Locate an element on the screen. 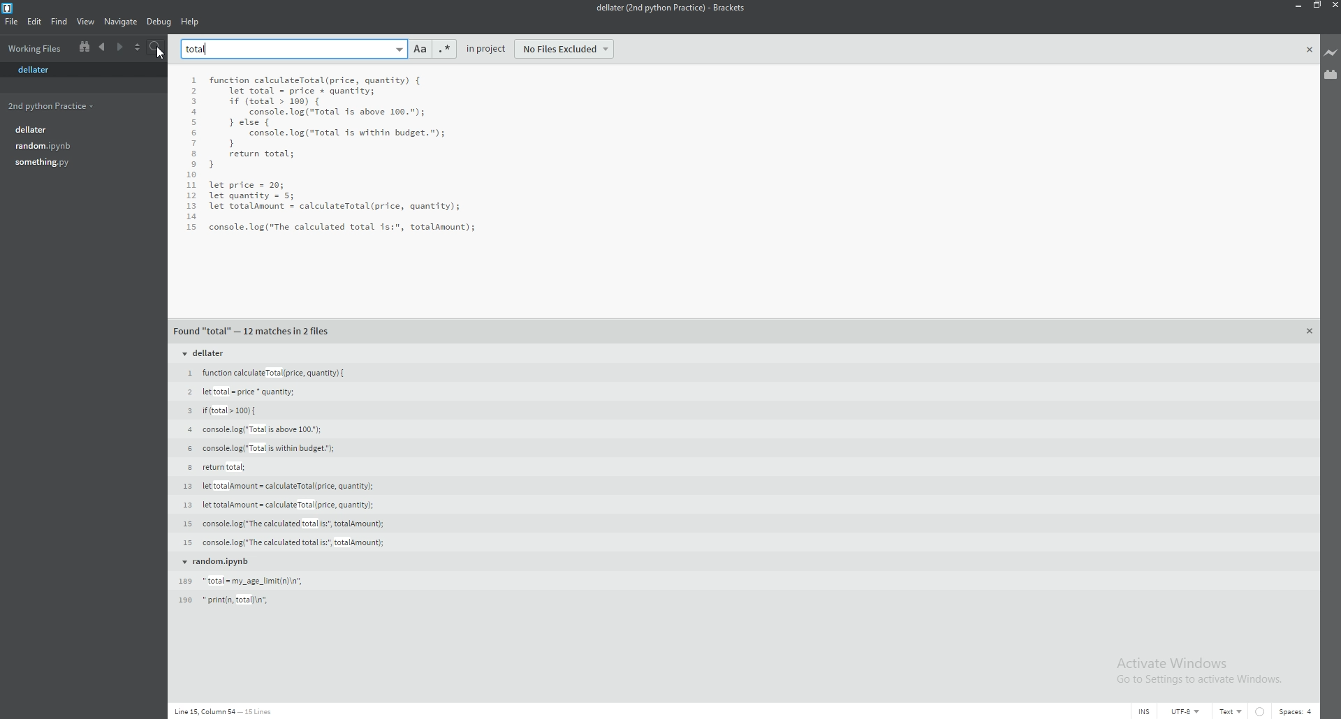  dellater is located at coordinates (80, 129).